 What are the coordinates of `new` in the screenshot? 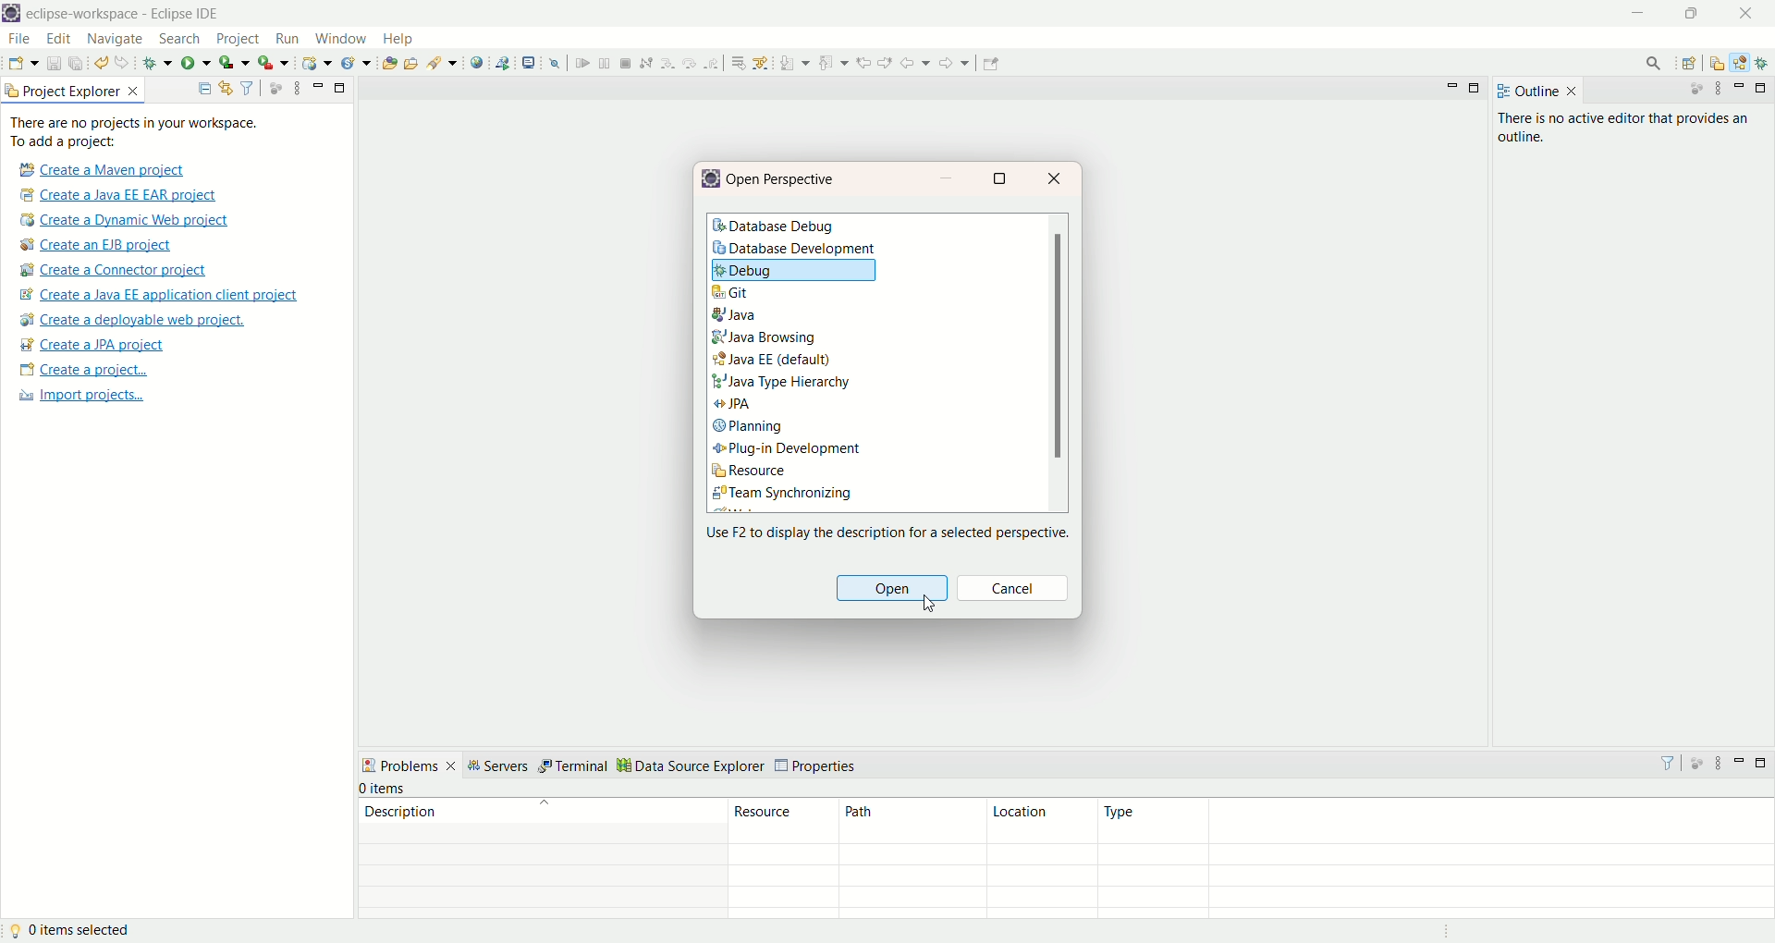 It's located at (20, 63).